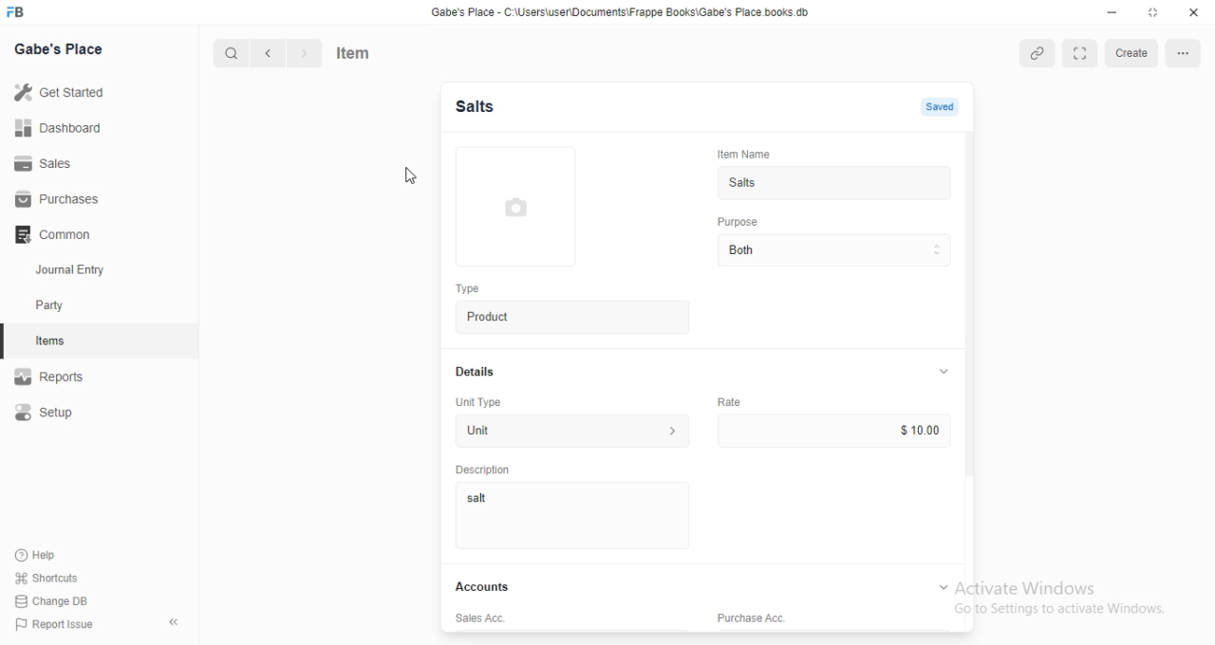 Image resolution: width=1215 pixels, height=645 pixels. Describe the element at coordinates (751, 618) in the screenshot. I see `Purchase Acc.` at that location.